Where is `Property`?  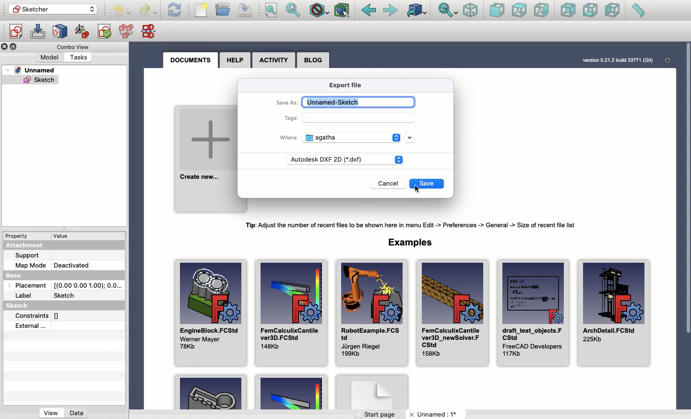
Property is located at coordinates (19, 235).